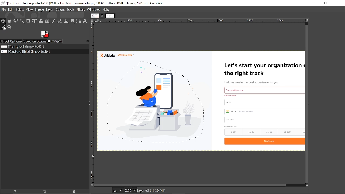 The height and width of the screenshot is (194, 345). What do you see at coordinates (110, 15) in the screenshot?
I see `Other tab` at bounding box center [110, 15].